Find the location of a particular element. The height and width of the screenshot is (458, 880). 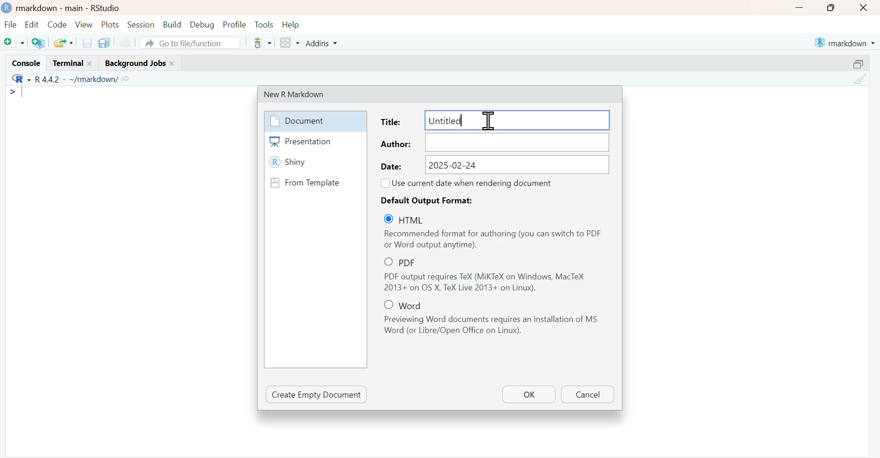

From Template is located at coordinates (314, 182).